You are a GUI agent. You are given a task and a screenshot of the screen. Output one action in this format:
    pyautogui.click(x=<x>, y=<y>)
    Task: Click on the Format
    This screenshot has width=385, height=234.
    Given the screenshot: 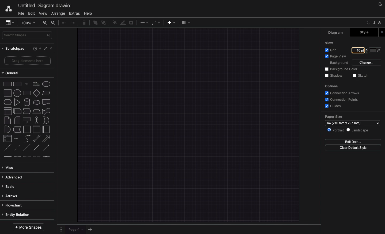 What is the action you would take?
    pyautogui.click(x=374, y=22)
    